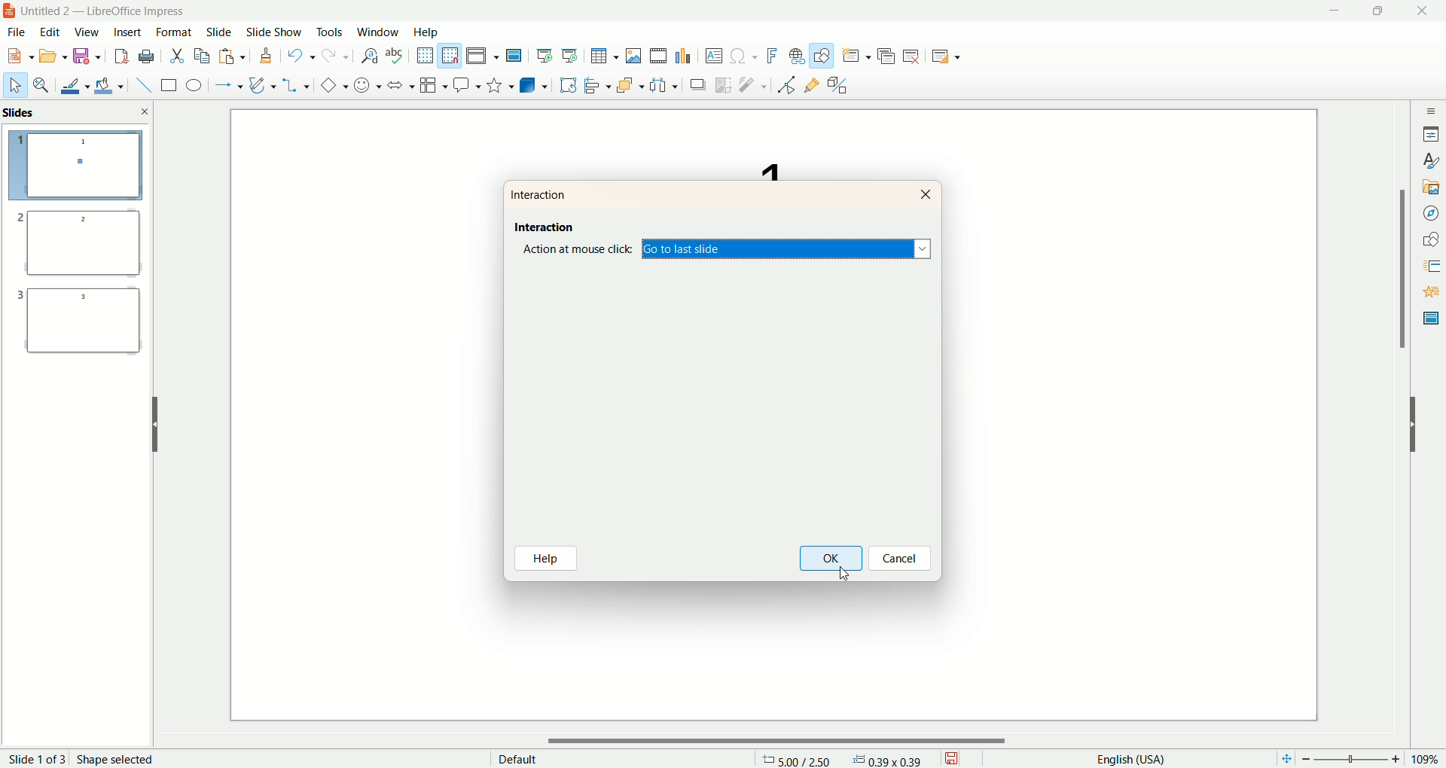  Describe the element at coordinates (395, 56) in the screenshot. I see `spelling` at that location.